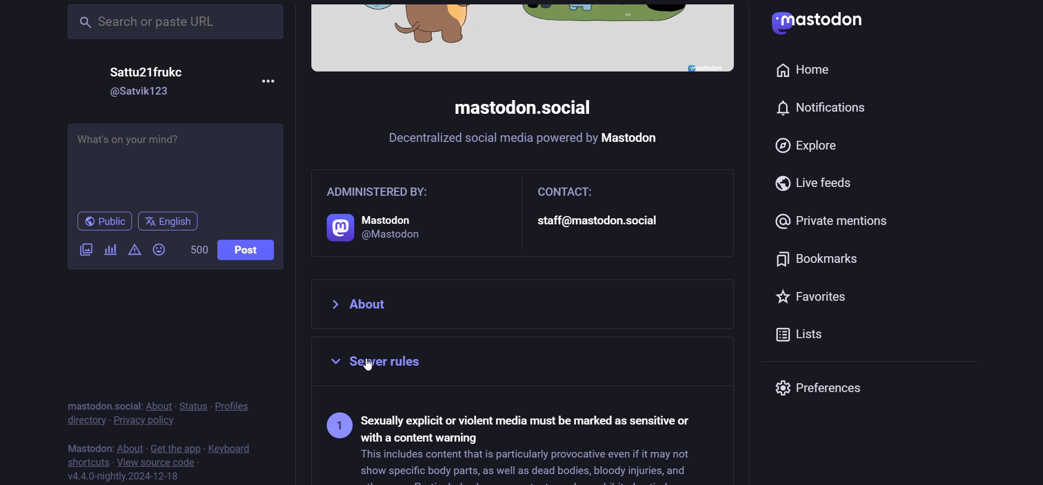  What do you see at coordinates (197, 250) in the screenshot?
I see `word limit` at bounding box center [197, 250].